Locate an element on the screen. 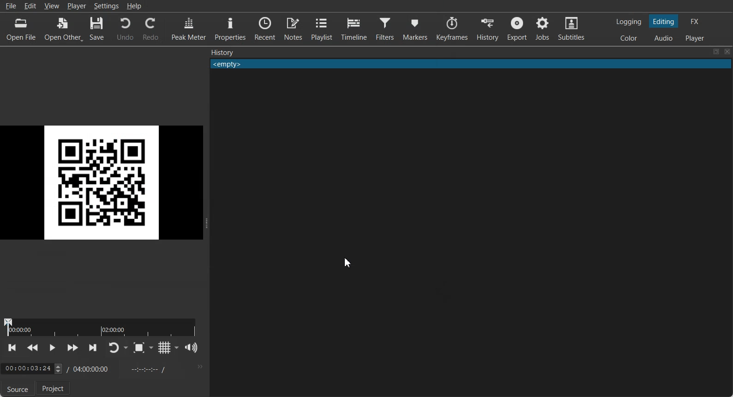 Image resolution: width=733 pixels, height=397 pixels. QR Code Image selected is located at coordinates (104, 183).